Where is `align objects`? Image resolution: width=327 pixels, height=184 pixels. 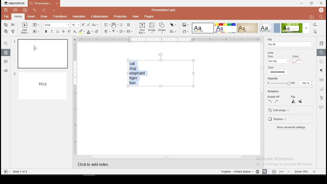
align objects is located at coordinates (185, 31).